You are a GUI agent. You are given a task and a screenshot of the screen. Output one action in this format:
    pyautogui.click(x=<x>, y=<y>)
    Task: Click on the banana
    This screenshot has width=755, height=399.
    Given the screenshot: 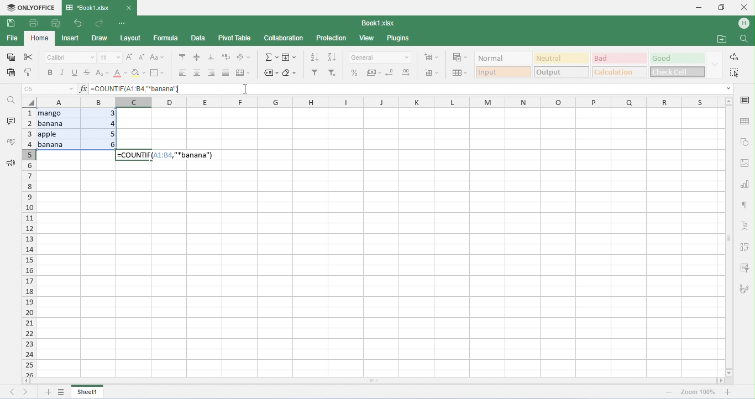 What is the action you would take?
    pyautogui.click(x=57, y=144)
    